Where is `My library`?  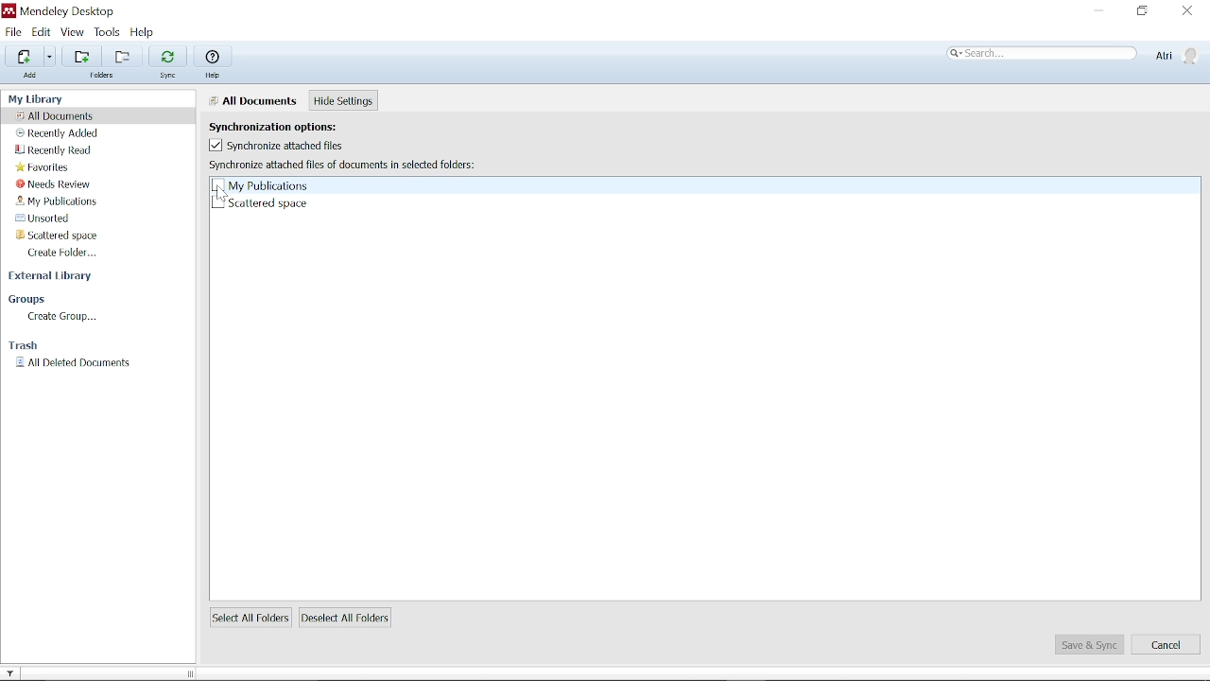 My library is located at coordinates (40, 97).